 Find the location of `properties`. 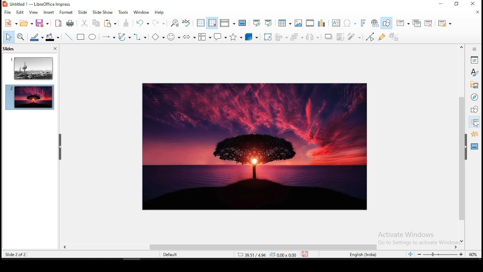

properties is located at coordinates (474, 60).